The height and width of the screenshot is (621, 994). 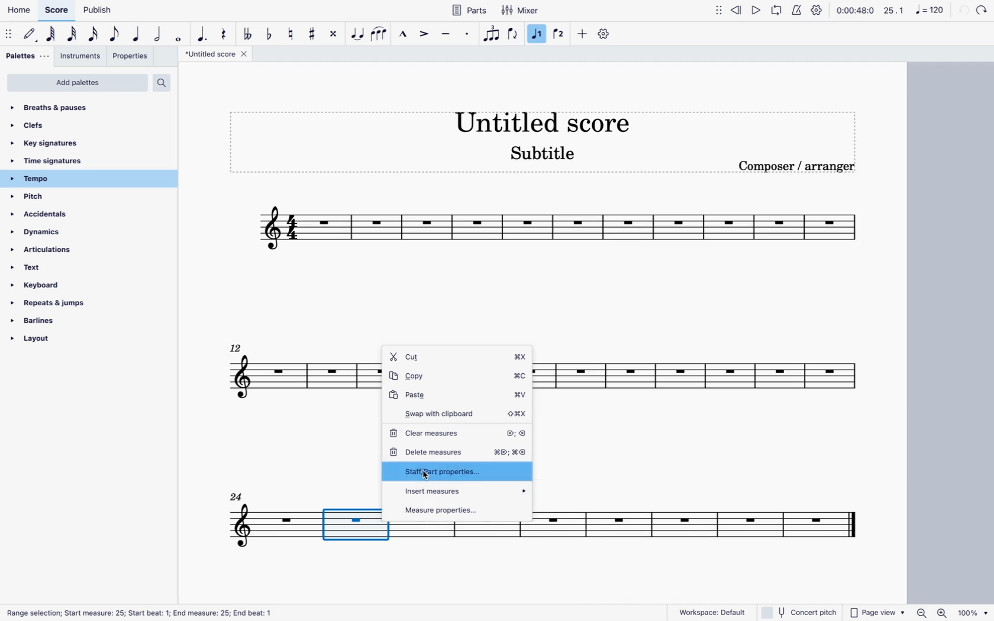 What do you see at coordinates (44, 179) in the screenshot?
I see `tempo` at bounding box center [44, 179].